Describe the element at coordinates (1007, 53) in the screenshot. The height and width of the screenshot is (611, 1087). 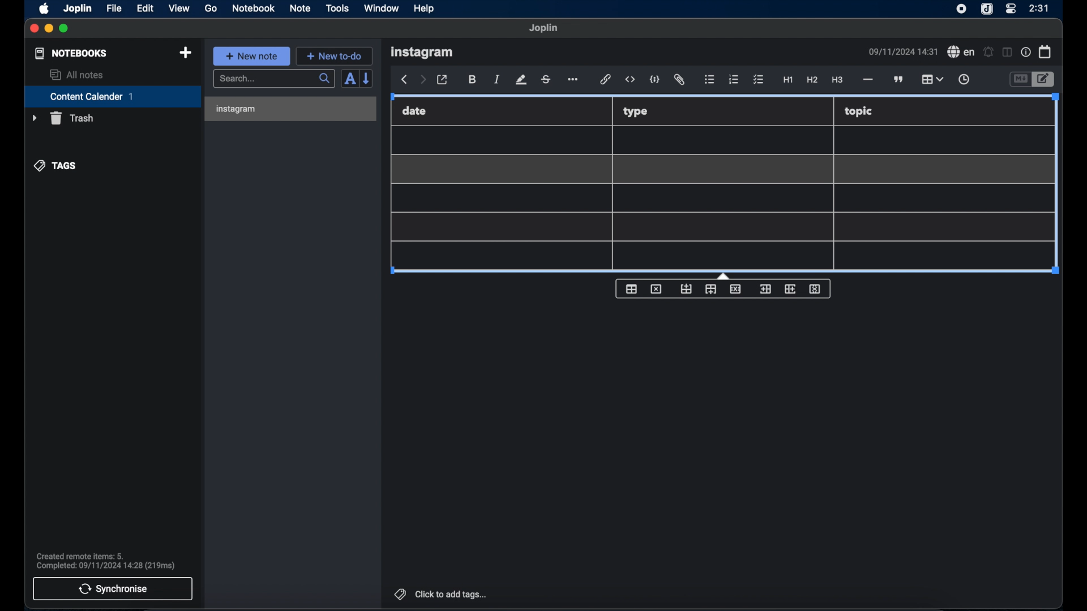
I see `toggle editor layout` at that location.